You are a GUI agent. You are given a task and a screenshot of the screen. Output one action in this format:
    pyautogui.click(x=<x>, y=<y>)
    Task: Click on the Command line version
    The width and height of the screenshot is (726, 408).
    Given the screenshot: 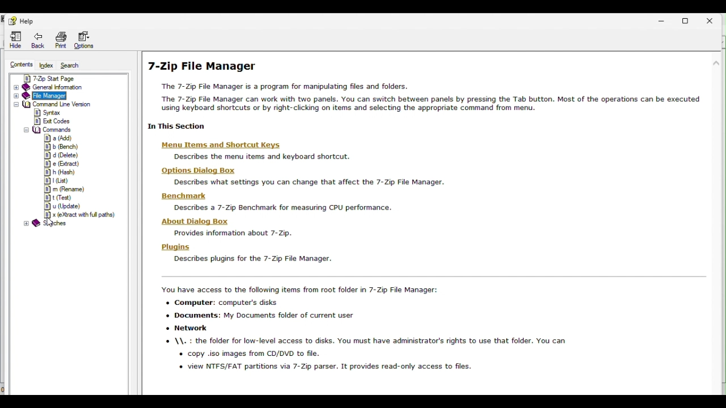 What is the action you would take?
    pyautogui.click(x=60, y=105)
    